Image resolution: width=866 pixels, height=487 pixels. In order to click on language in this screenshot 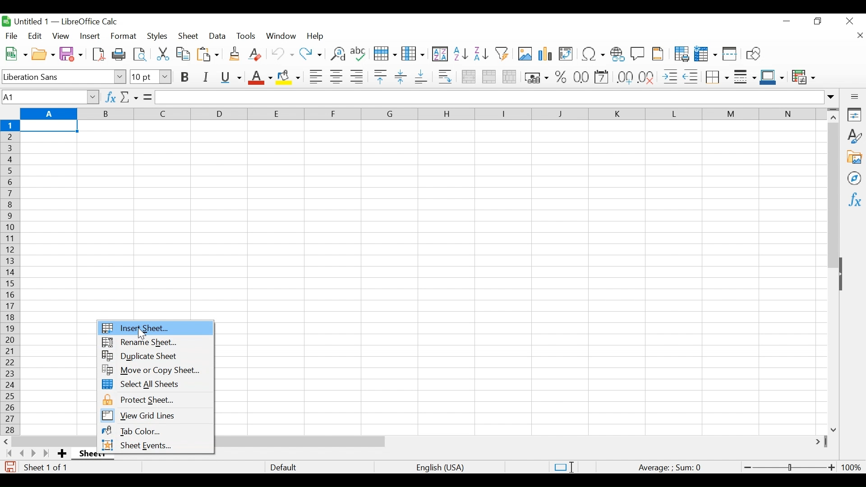, I will do `click(441, 467)`.